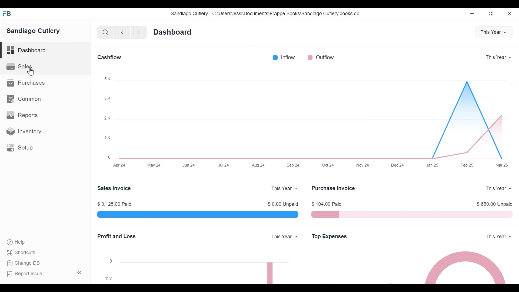 The image size is (519, 292). What do you see at coordinates (21, 253) in the screenshot?
I see `Shortcuts` at bounding box center [21, 253].